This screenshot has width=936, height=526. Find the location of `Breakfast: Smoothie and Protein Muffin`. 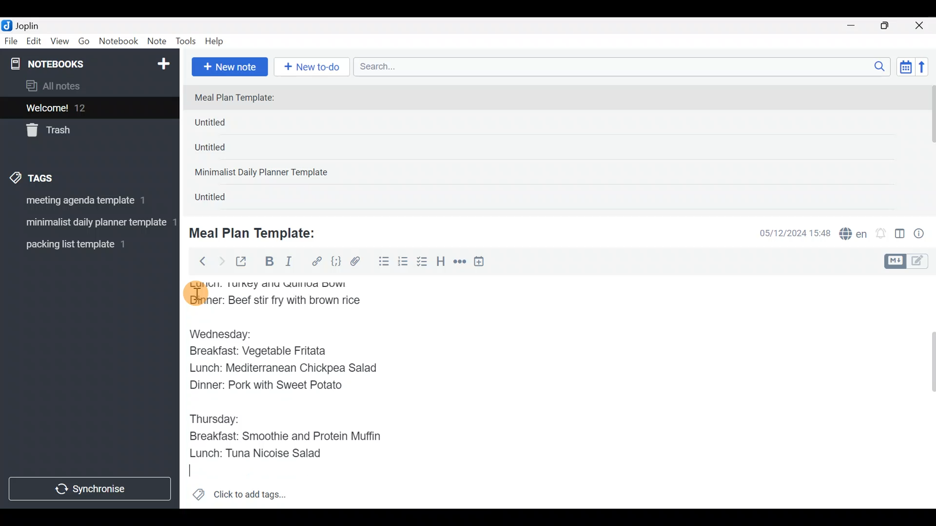

Breakfast: Smoothie and Protein Muffin is located at coordinates (283, 435).